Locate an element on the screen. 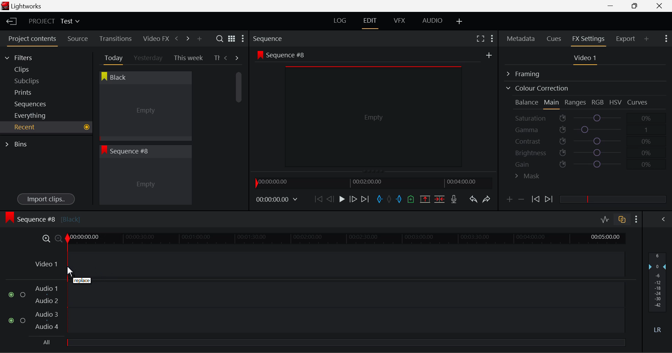 This screenshot has height=353, width=672. Show Settings is located at coordinates (242, 40).